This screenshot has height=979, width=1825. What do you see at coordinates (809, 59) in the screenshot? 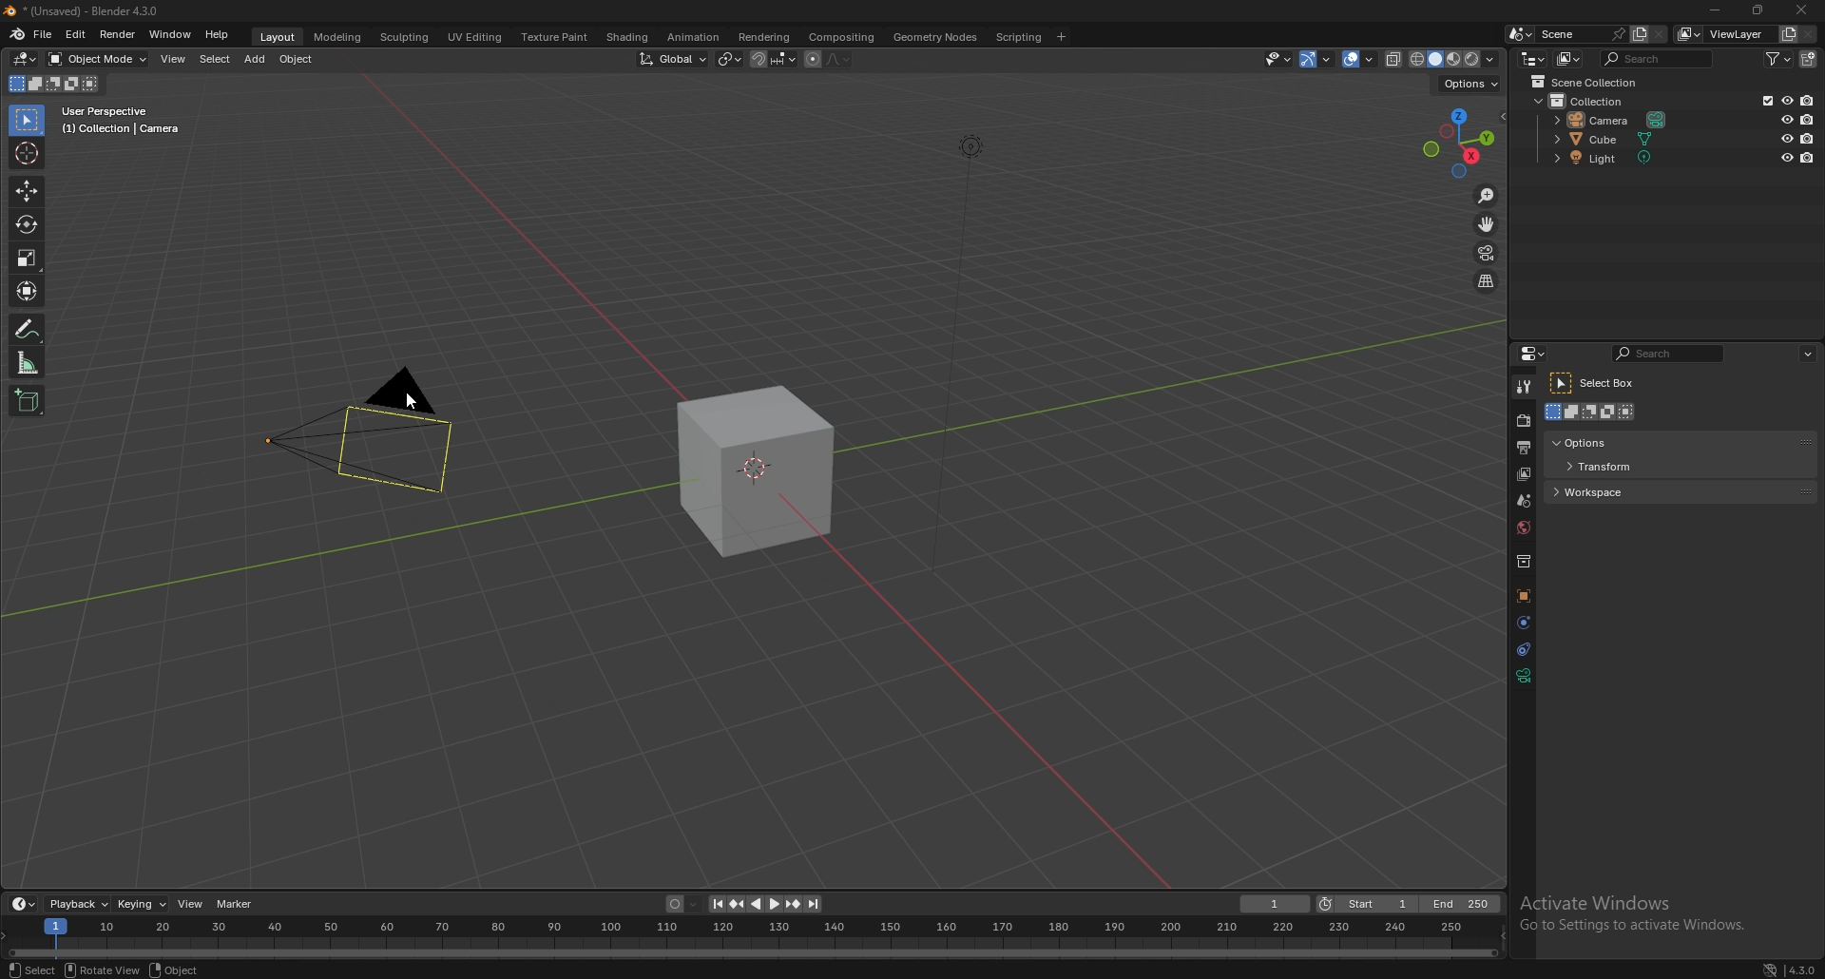
I see `proportional editing objects` at bounding box center [809, 59].